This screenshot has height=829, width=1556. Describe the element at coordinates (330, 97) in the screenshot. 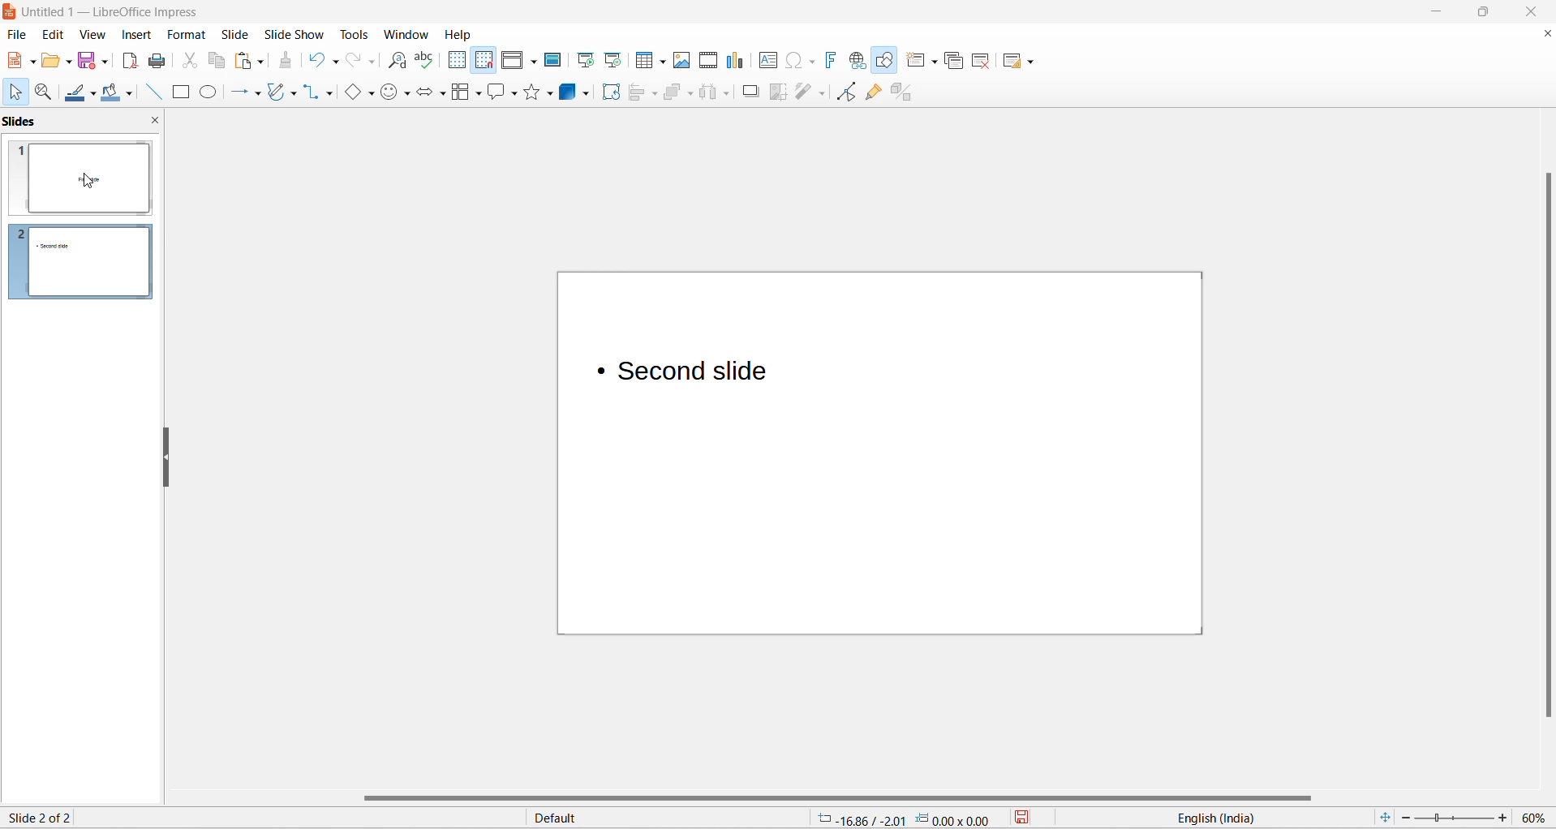

I see `connectors option` at that location.